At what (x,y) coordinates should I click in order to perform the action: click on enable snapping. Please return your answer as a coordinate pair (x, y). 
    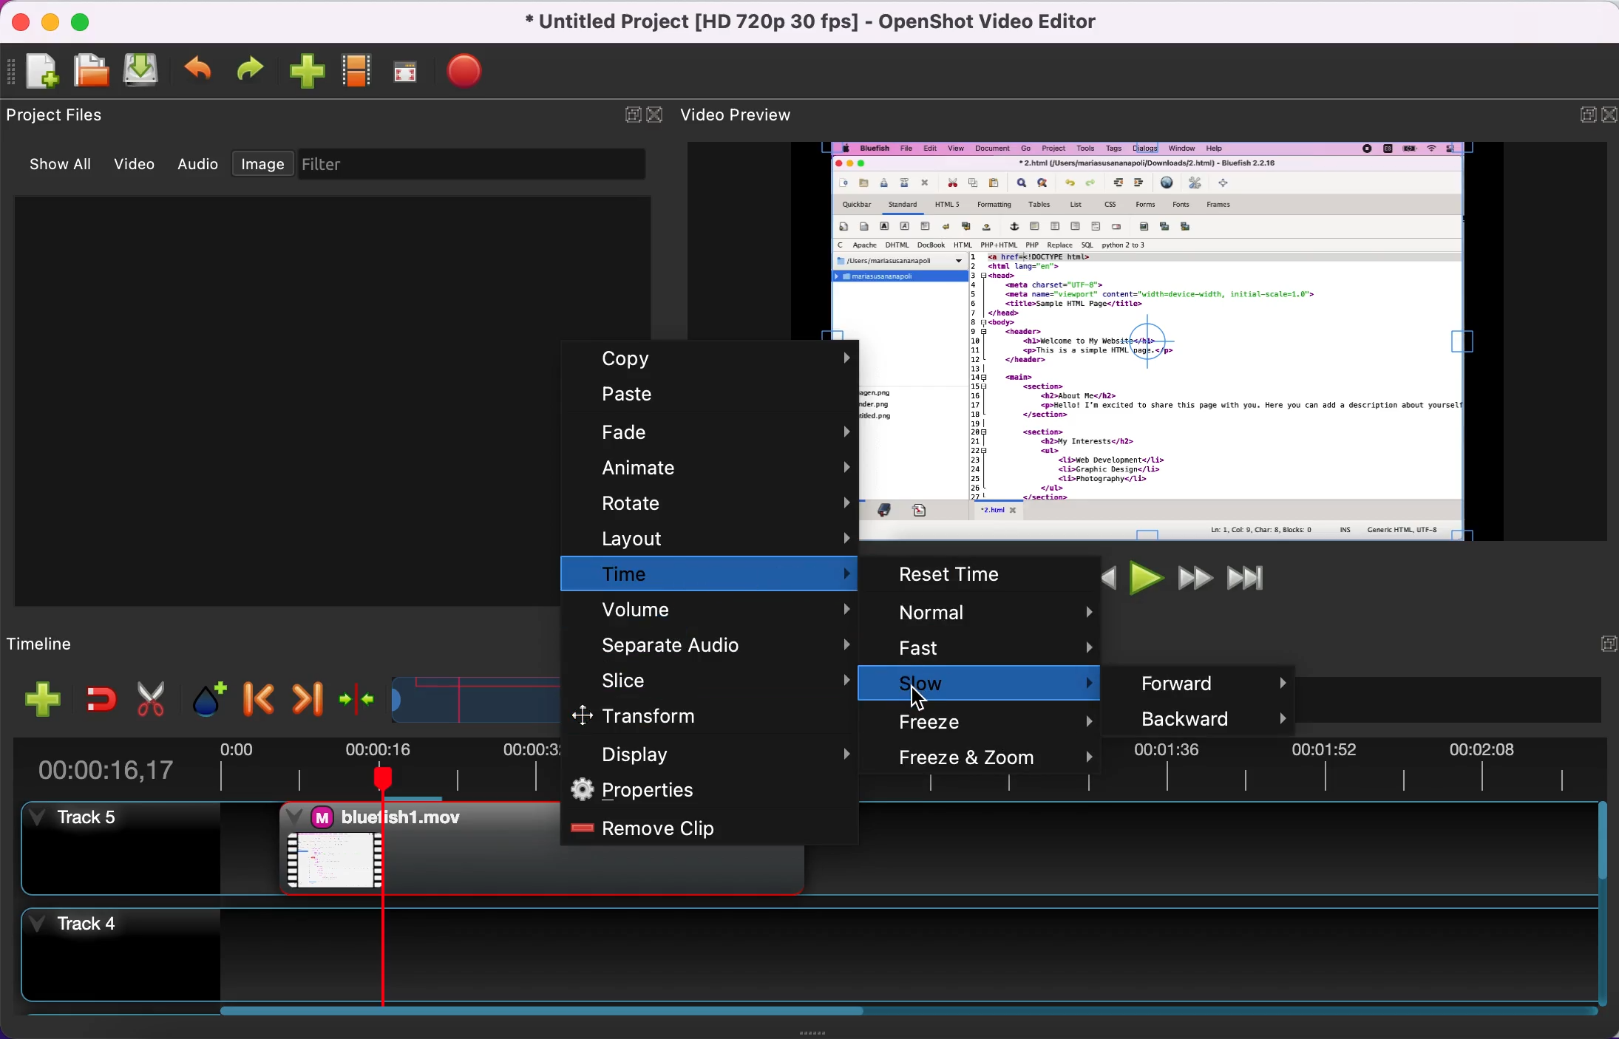
    Looking at the image, I should click on (94, 698).